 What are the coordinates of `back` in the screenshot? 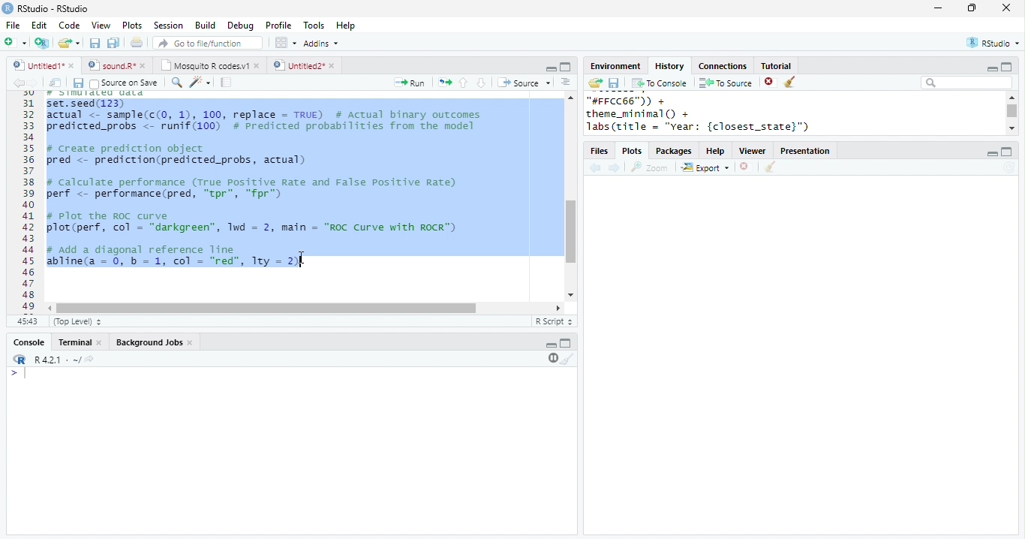 It's located at (595, 169).